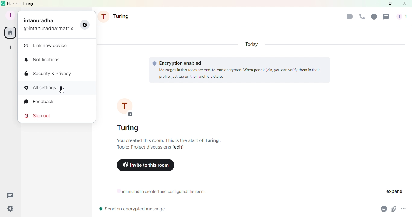 This screenshot has width=412, height=217. Describe the element at coordinates (43, 102) in the screenshot. I see `Feedback` at that location.